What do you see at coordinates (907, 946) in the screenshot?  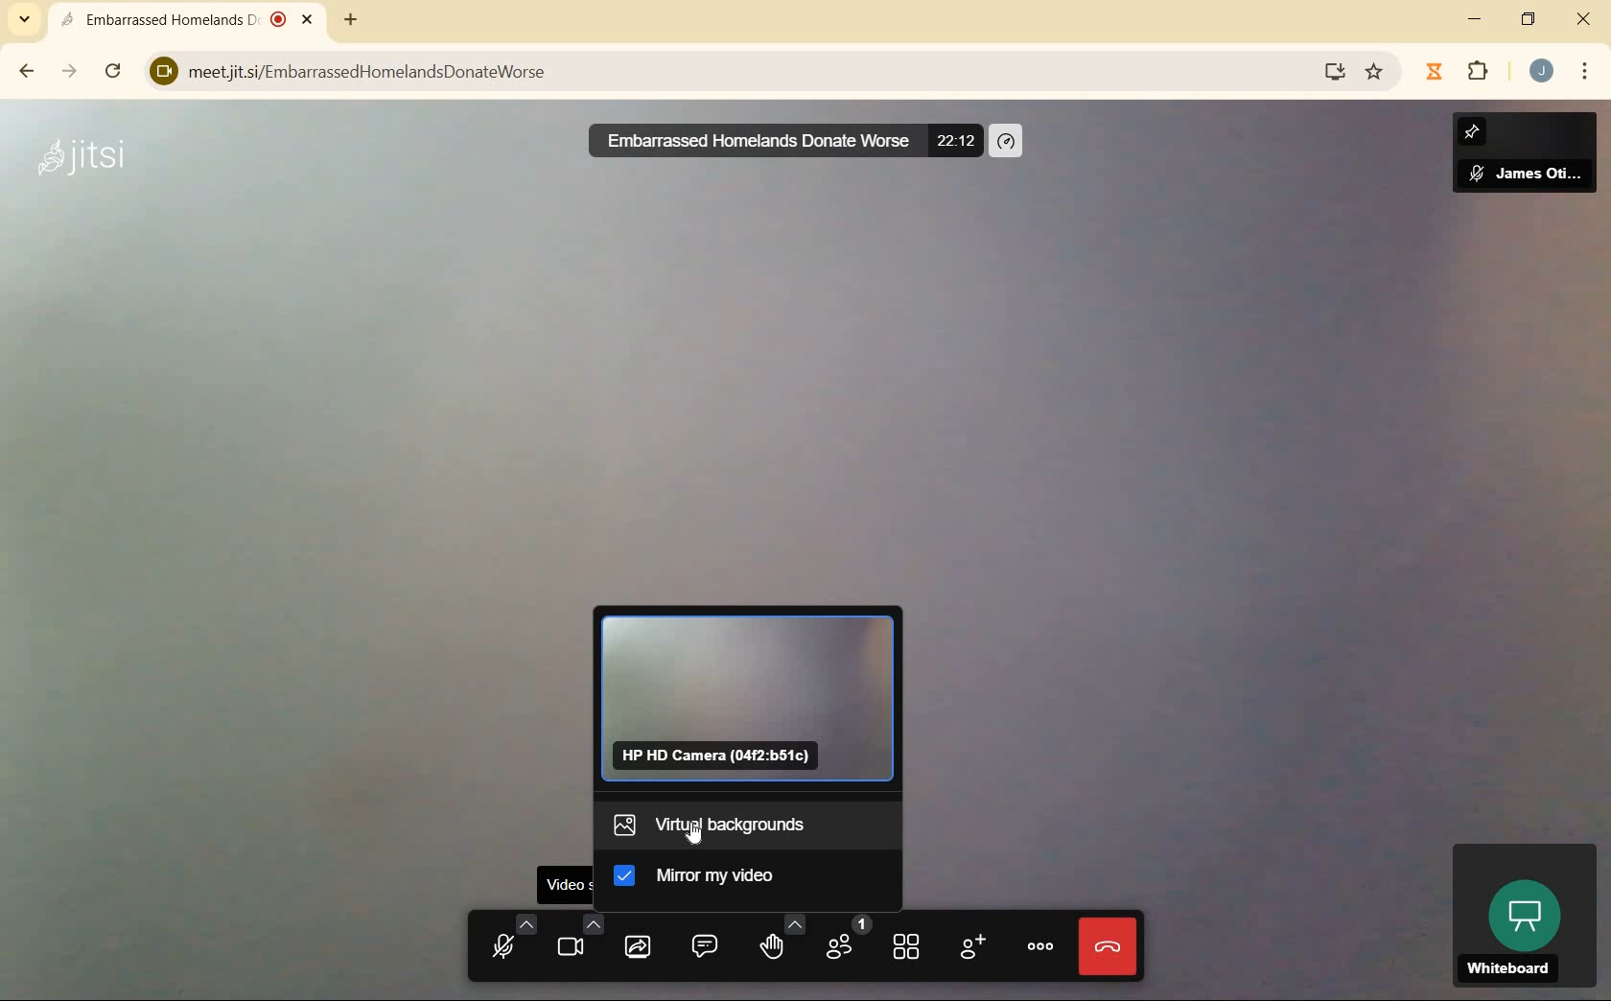 I see `toggle tile view` at bounding box center [907, 946].